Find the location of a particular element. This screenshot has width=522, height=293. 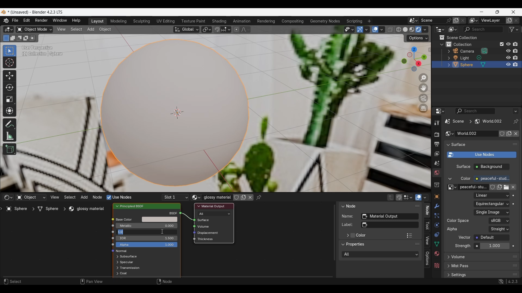

surface is located at coordinates (463, 167).